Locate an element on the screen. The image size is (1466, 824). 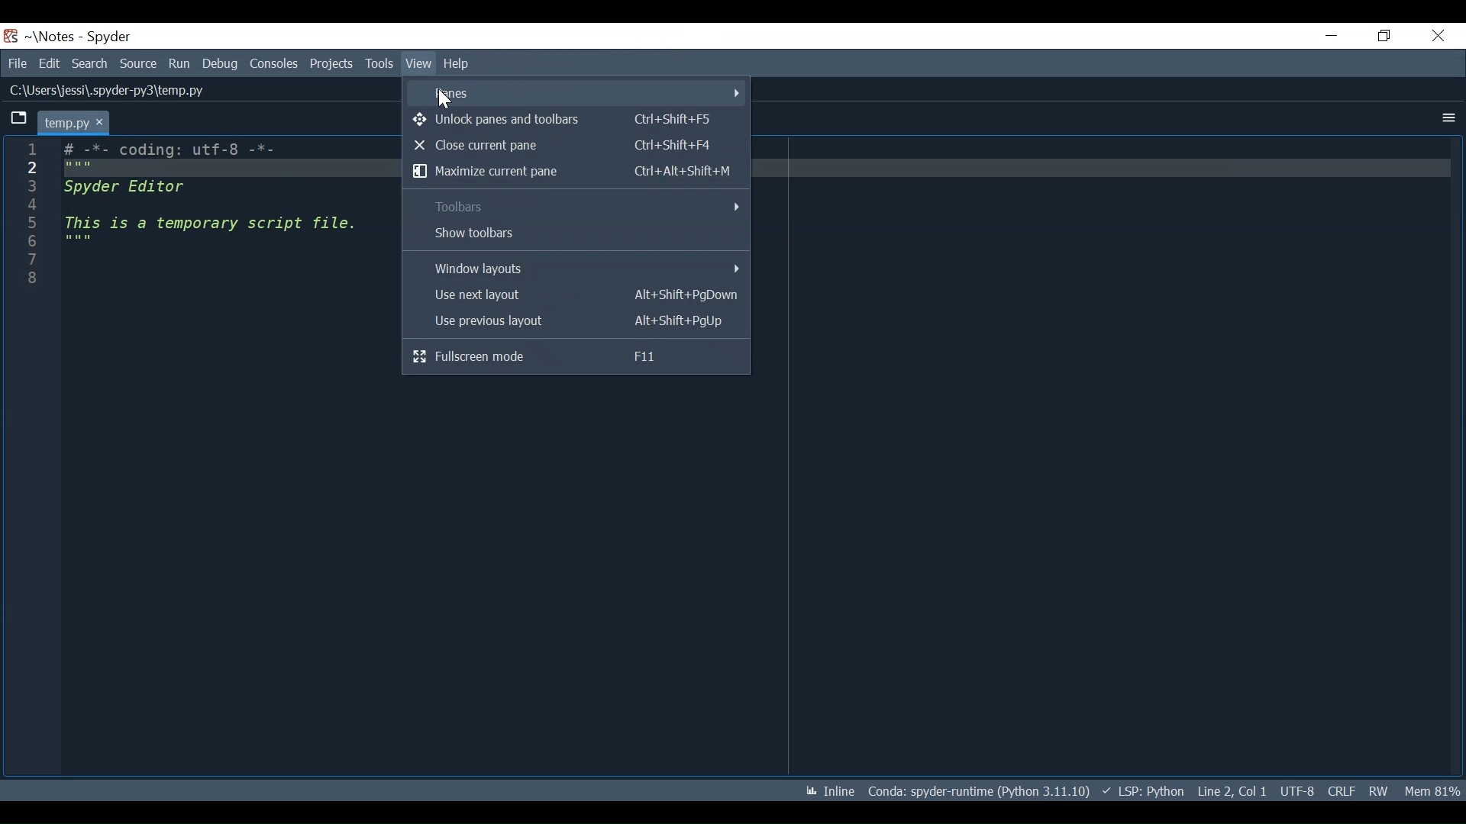
Line 2, Col 1 is located at coordinates (1232, 791).